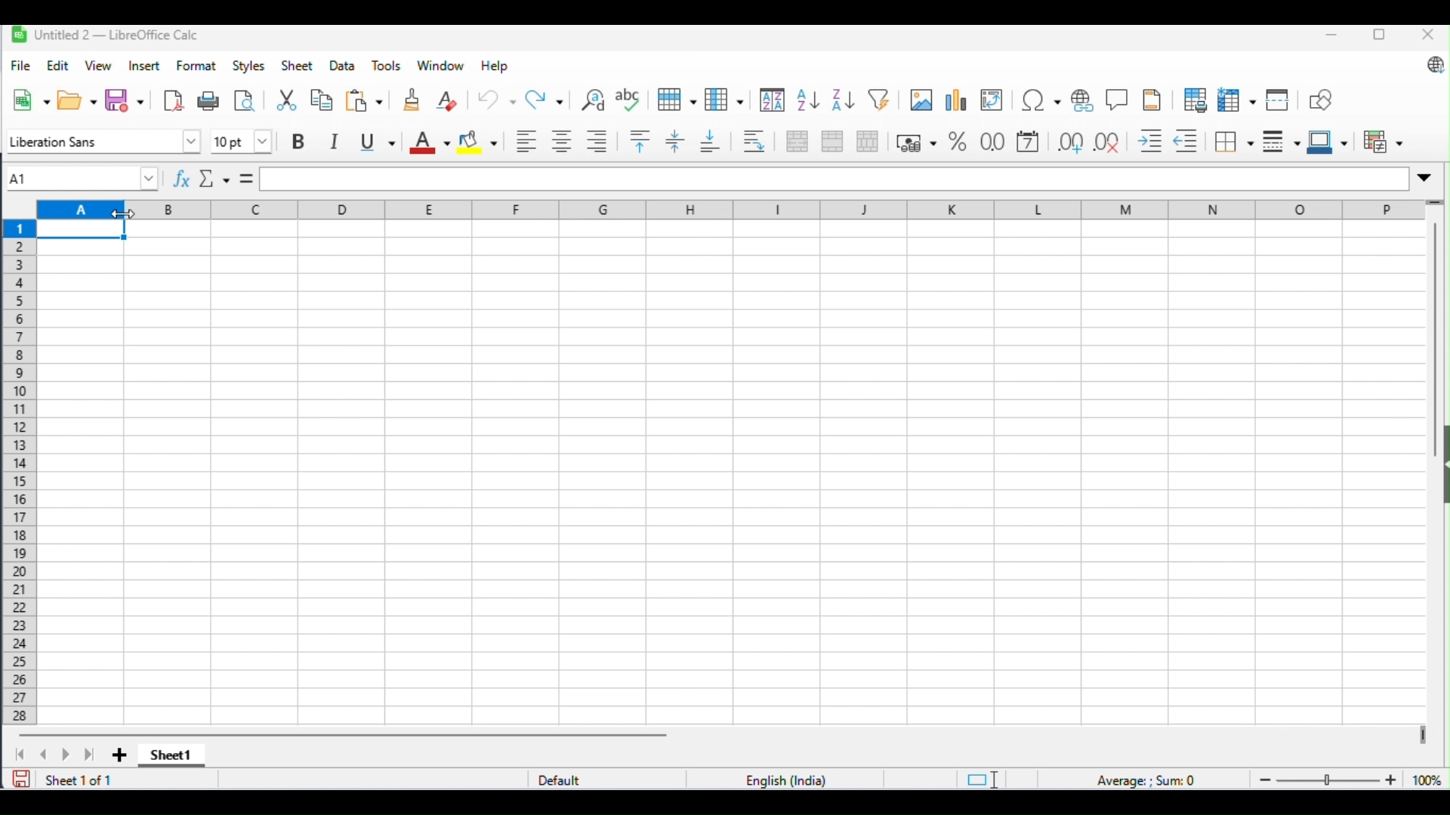 Image resolution: width=1450 pixels, height=815 pixels. What do you see at coordinates (429, 142) in the screenshot?
I see `font color` at bounding box center [429, 142].